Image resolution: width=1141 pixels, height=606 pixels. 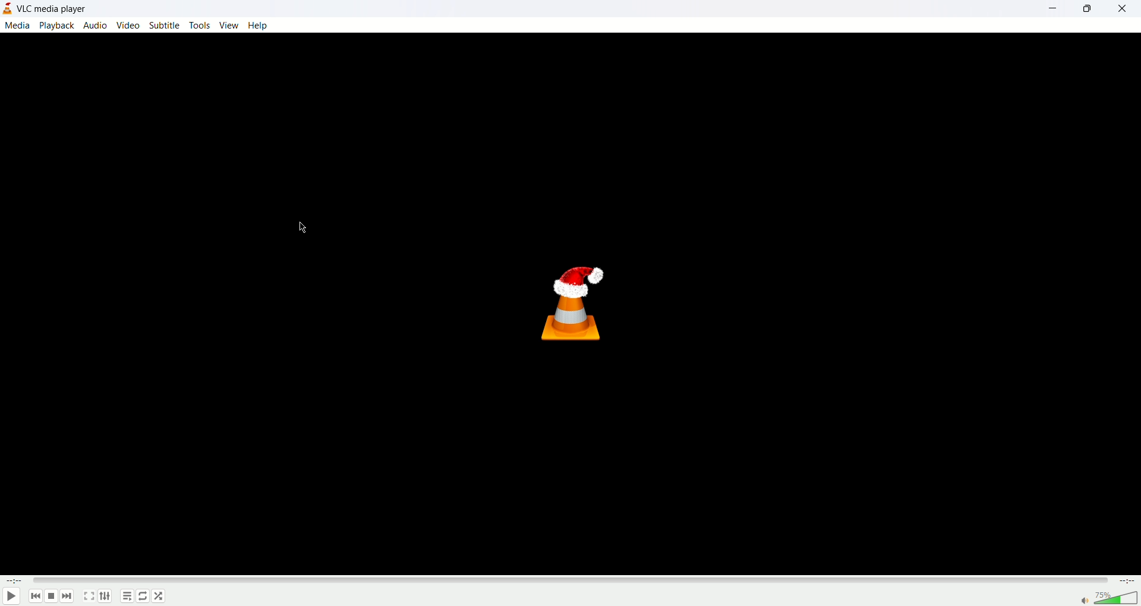 I want to click on playback, so click(x=57, y=25).